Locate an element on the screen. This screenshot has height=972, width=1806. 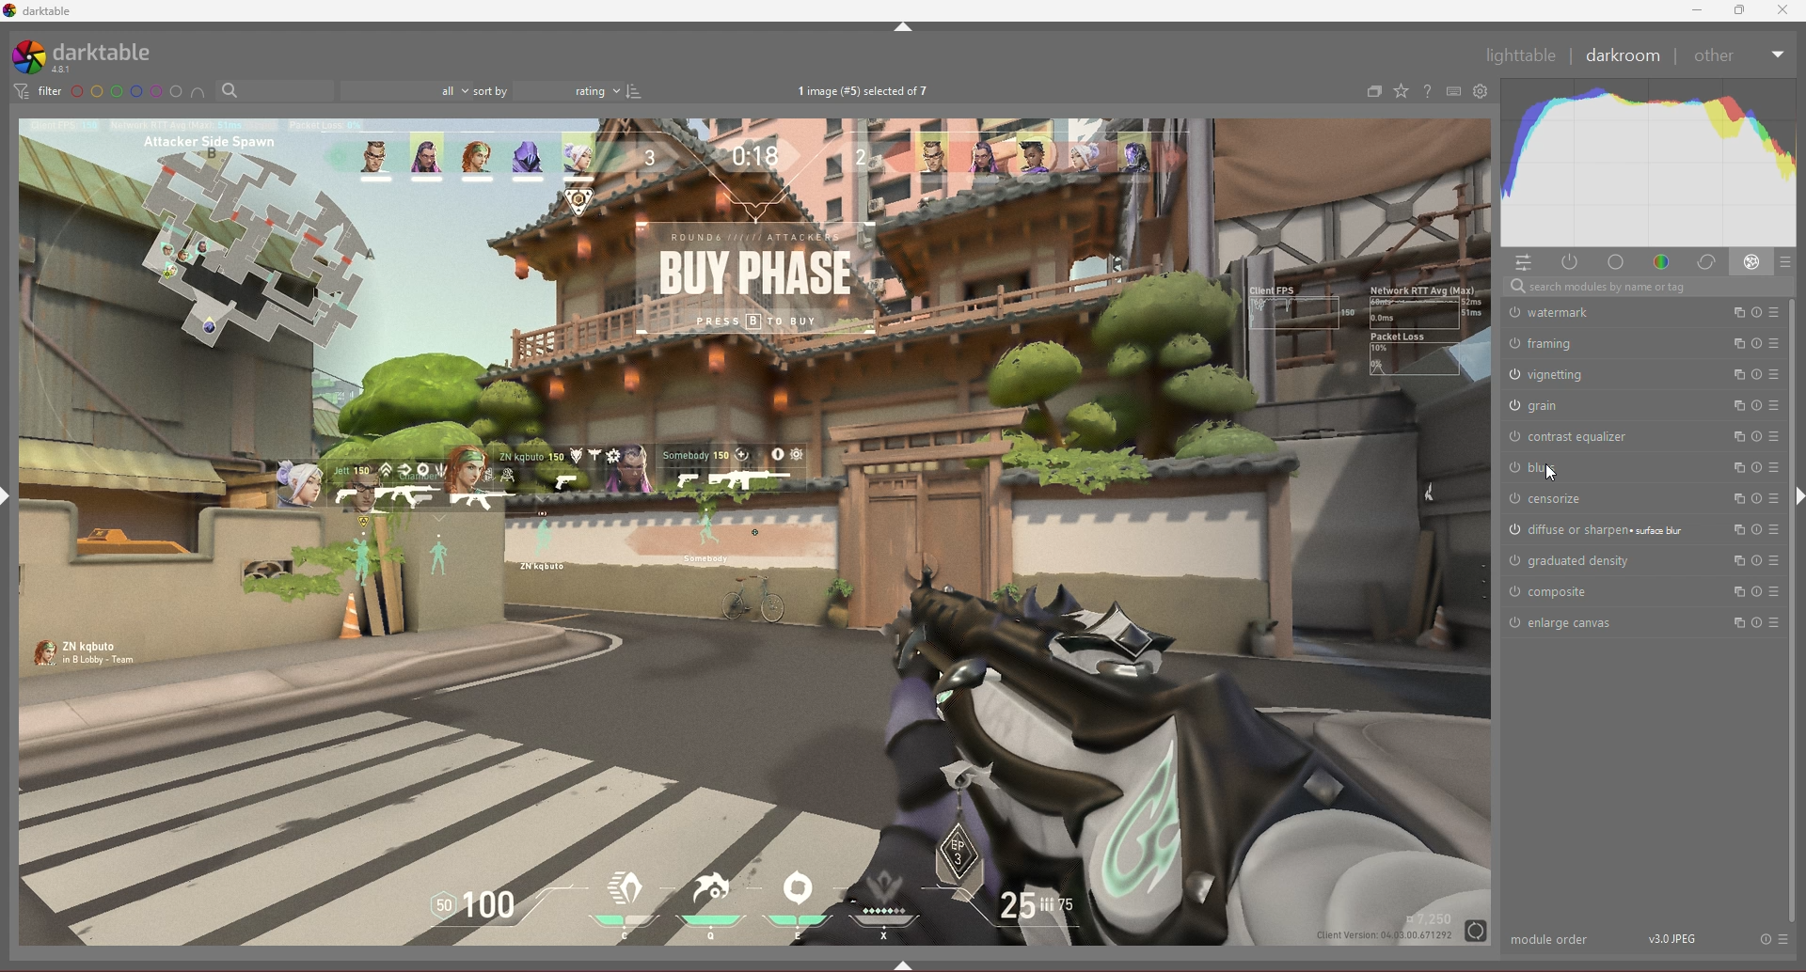
multiple instances action is located at coordinates (1735, 313).